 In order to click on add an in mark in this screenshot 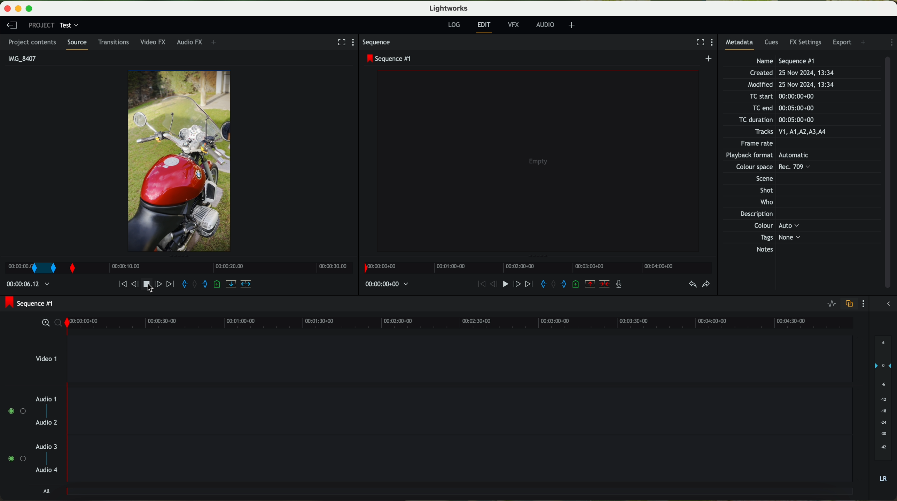, I will do `click(540, 284)`.